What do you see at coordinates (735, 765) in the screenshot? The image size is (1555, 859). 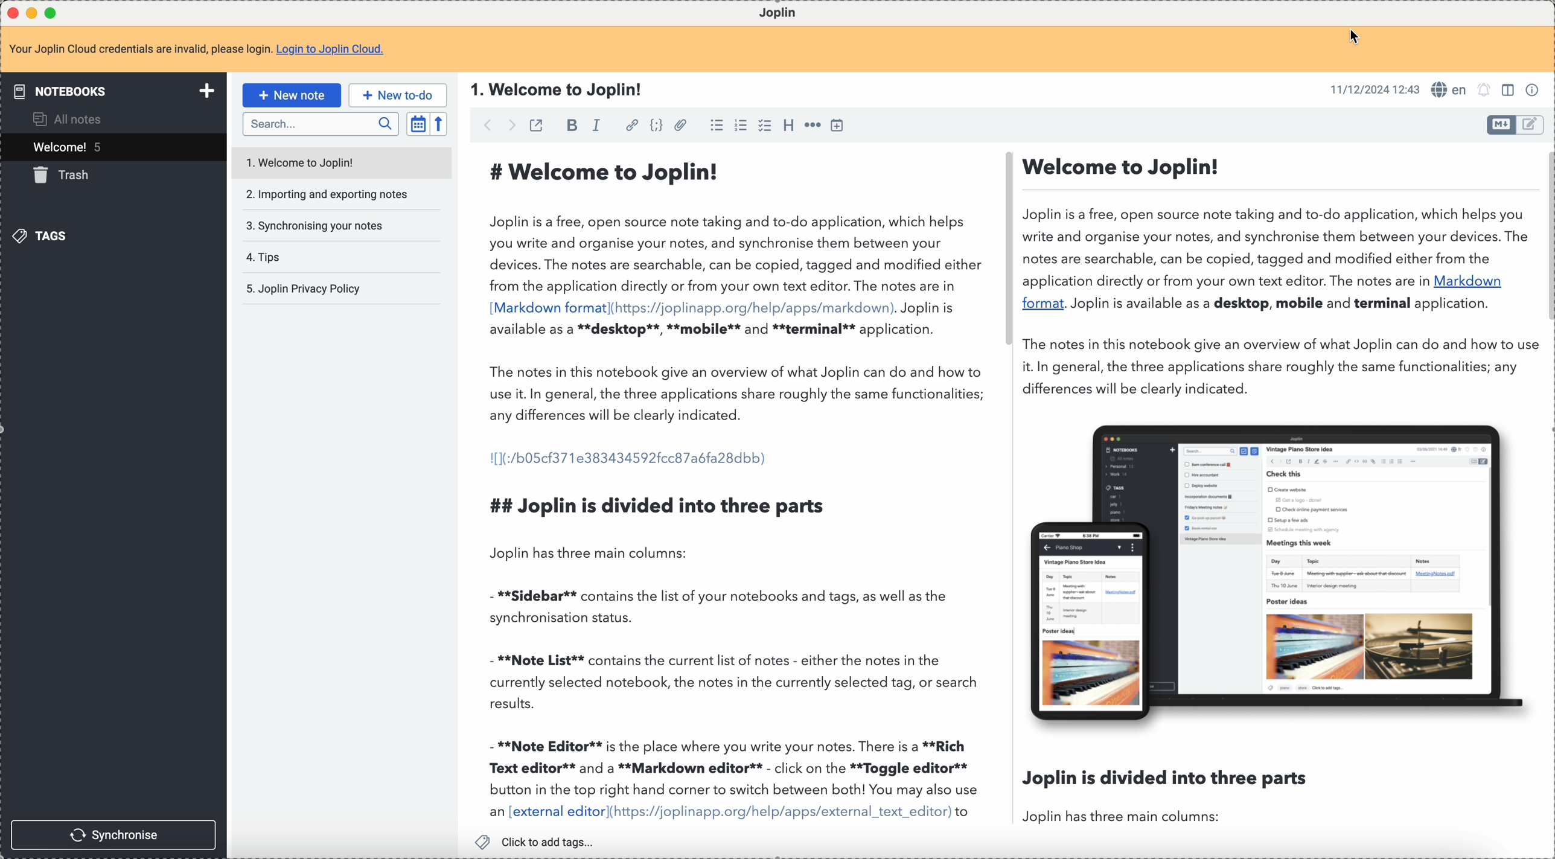 I see `- **Note Editor** is the place where you write your notes. There is a **Rich
Text editor** and a **Markdown editor** - click on the **Toggle editor**
button in the top right hand corner to switch between both! You may also use` at bounding box center [735, 765].